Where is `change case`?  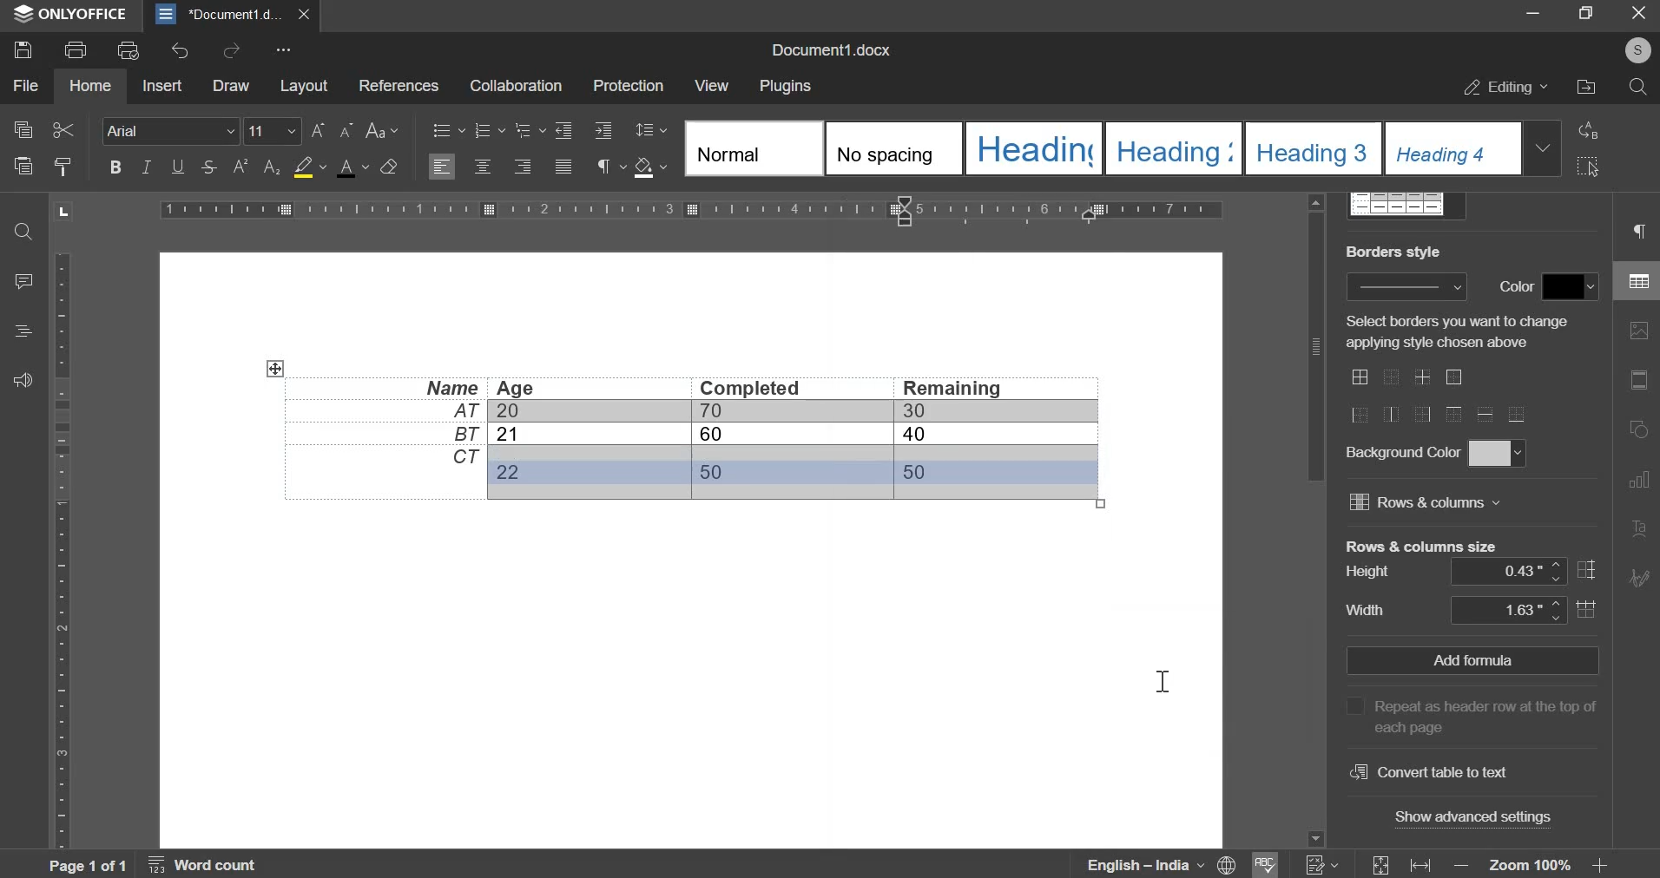
change case is located at coordinates (379, 128).